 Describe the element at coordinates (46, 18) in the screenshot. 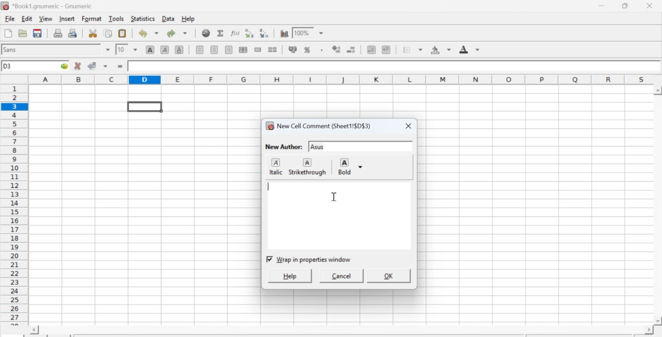

I see `View` at that location.